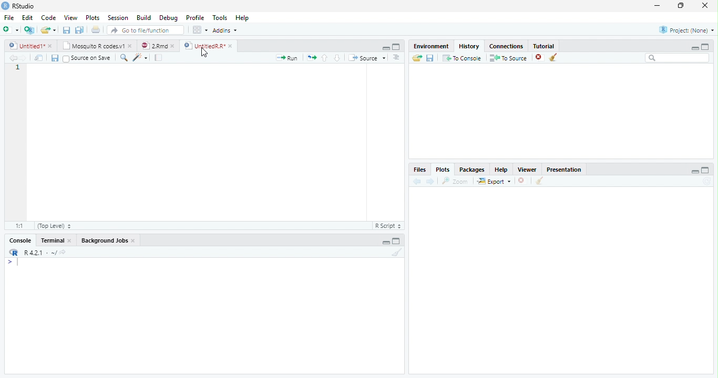  I want to click on Run, so click(285, 58).